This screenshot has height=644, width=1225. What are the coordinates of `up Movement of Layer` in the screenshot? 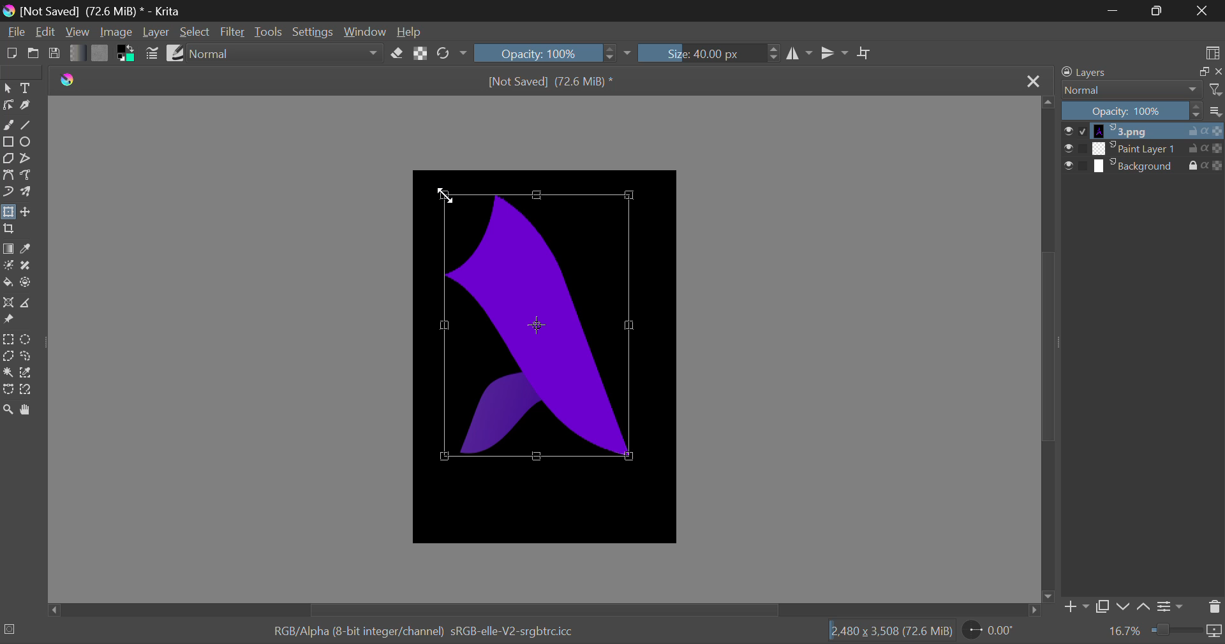 It's located at (1143, 606).